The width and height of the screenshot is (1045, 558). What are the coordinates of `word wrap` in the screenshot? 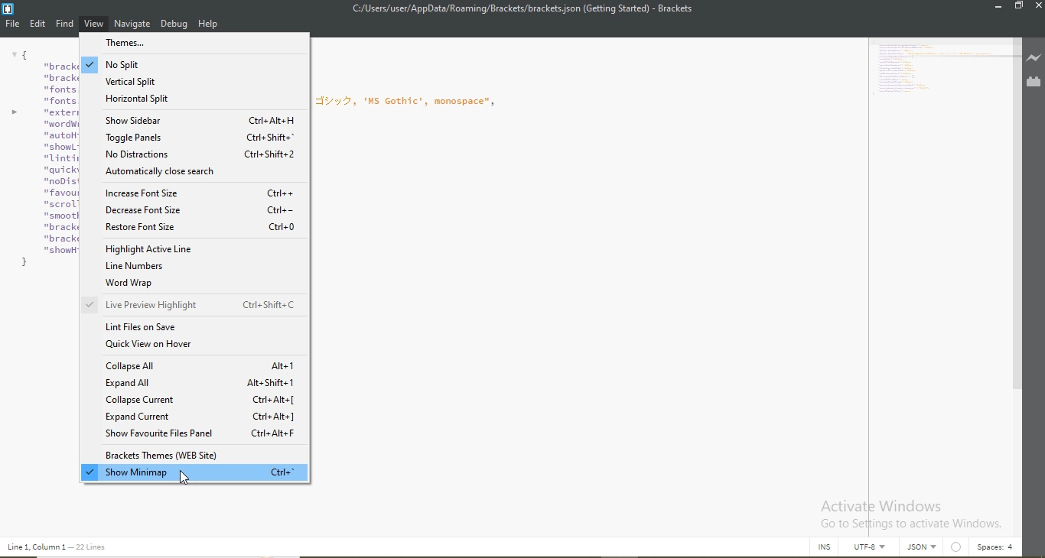 It's located at (196, 283).